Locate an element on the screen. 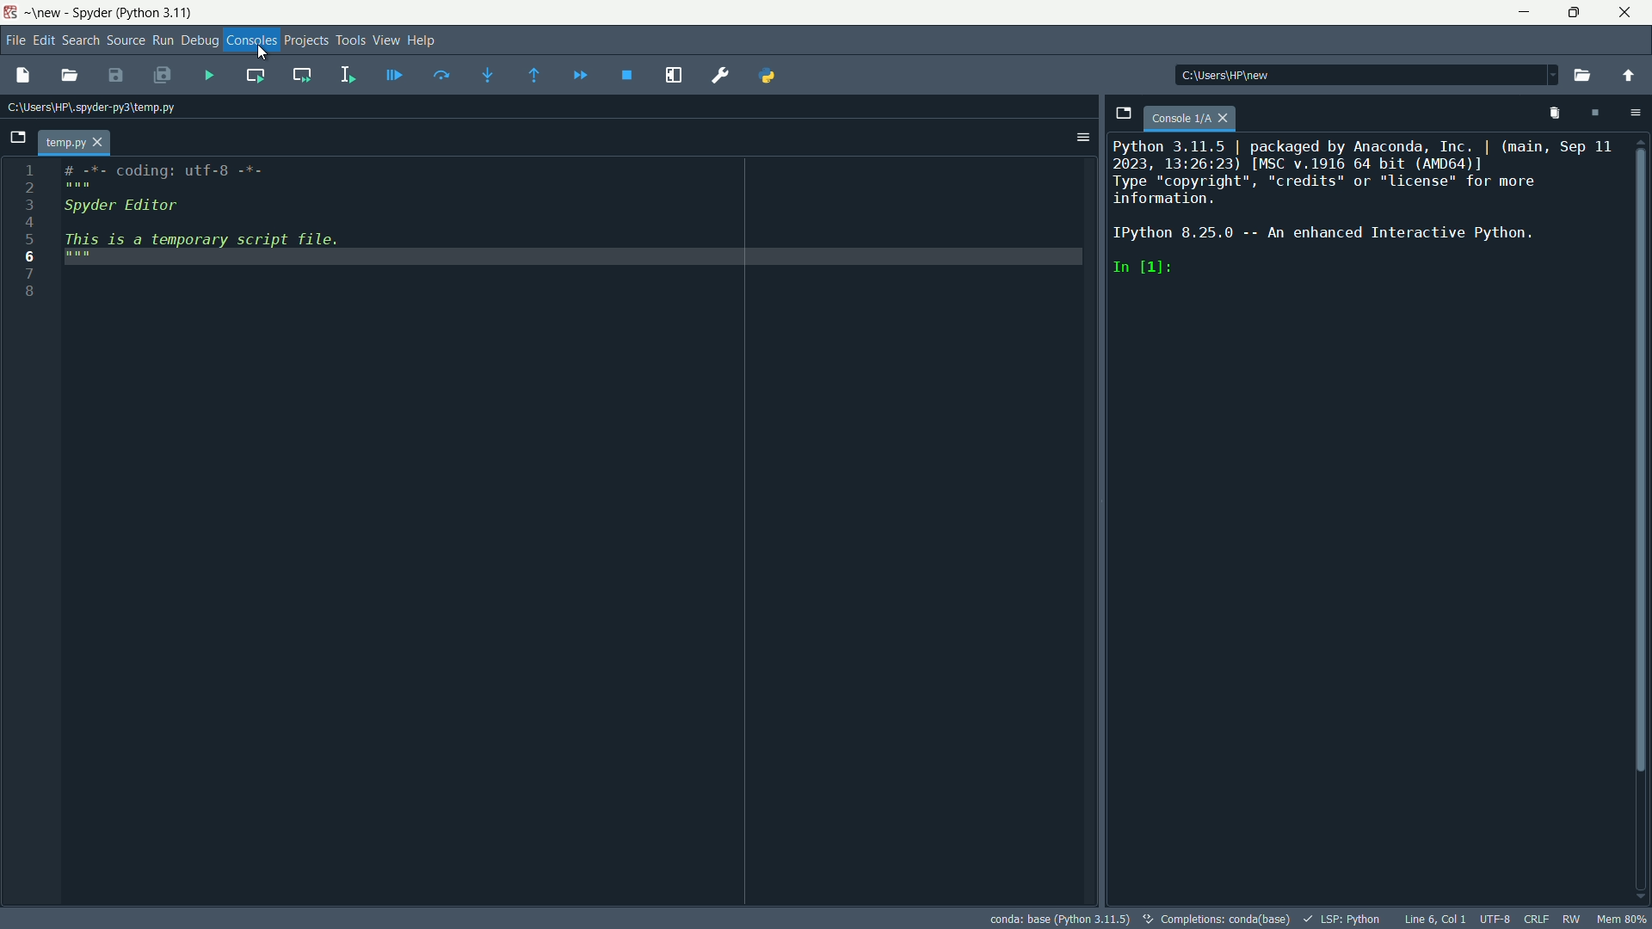 Image resolution: width=1652 pixels, height=929 pixels. temp.py is located at coordinates (61, 144).